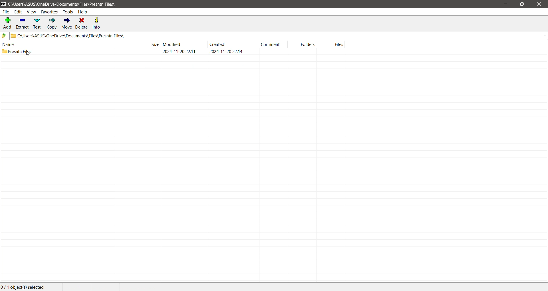 The height and width of the screenshot is (291, 548). Describe the element at coordinates (271, 45) in the screenshot. I see `comment` at that location.